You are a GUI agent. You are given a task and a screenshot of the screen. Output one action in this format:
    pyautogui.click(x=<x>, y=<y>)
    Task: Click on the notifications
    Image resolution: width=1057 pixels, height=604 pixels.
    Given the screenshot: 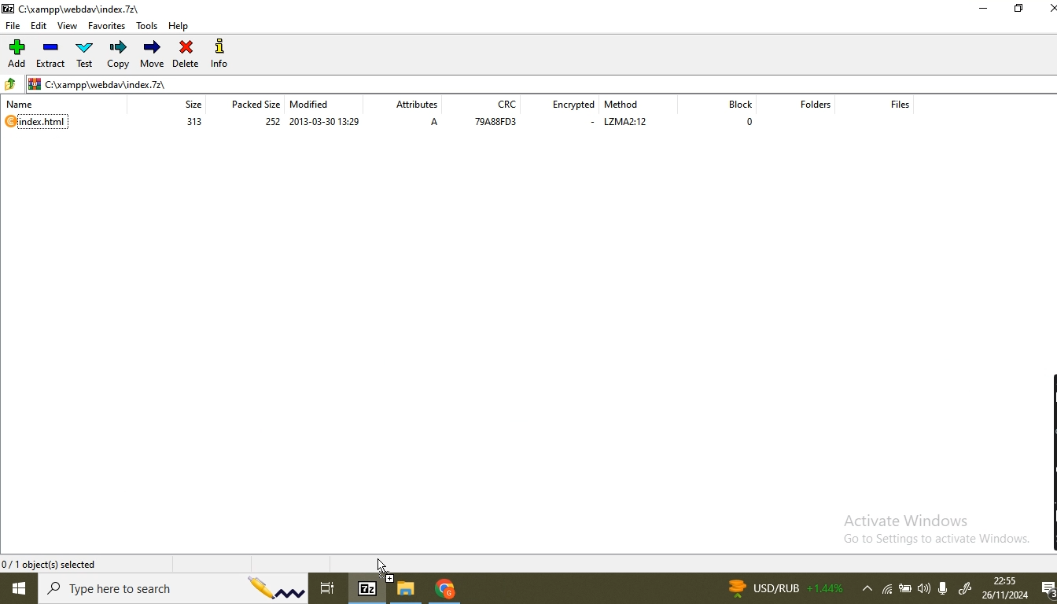 What is the action you would take?
    pyautogui.click(x=1046, y=590)
    